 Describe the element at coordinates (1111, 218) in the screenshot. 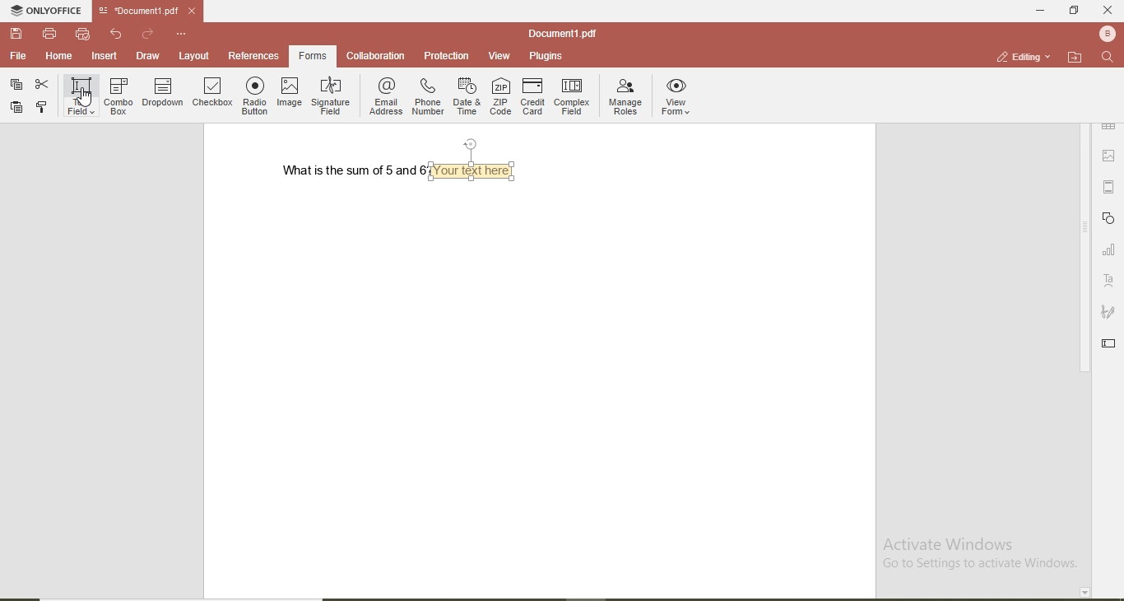

I see `shapes` at that location.